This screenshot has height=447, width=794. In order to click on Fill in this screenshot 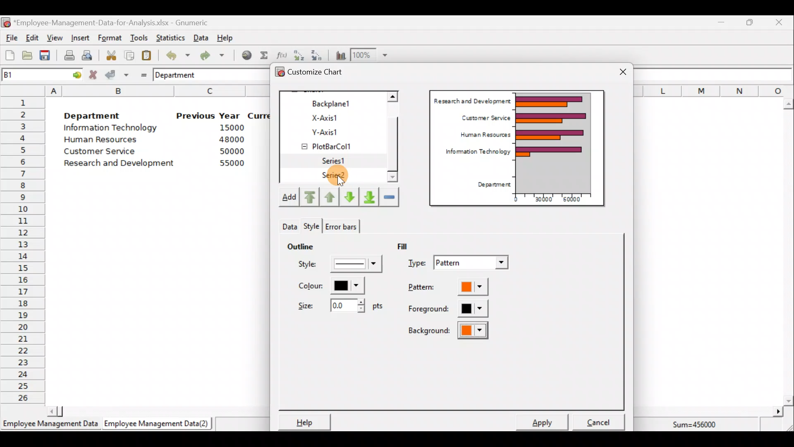, I will do `click(409, 245)`.